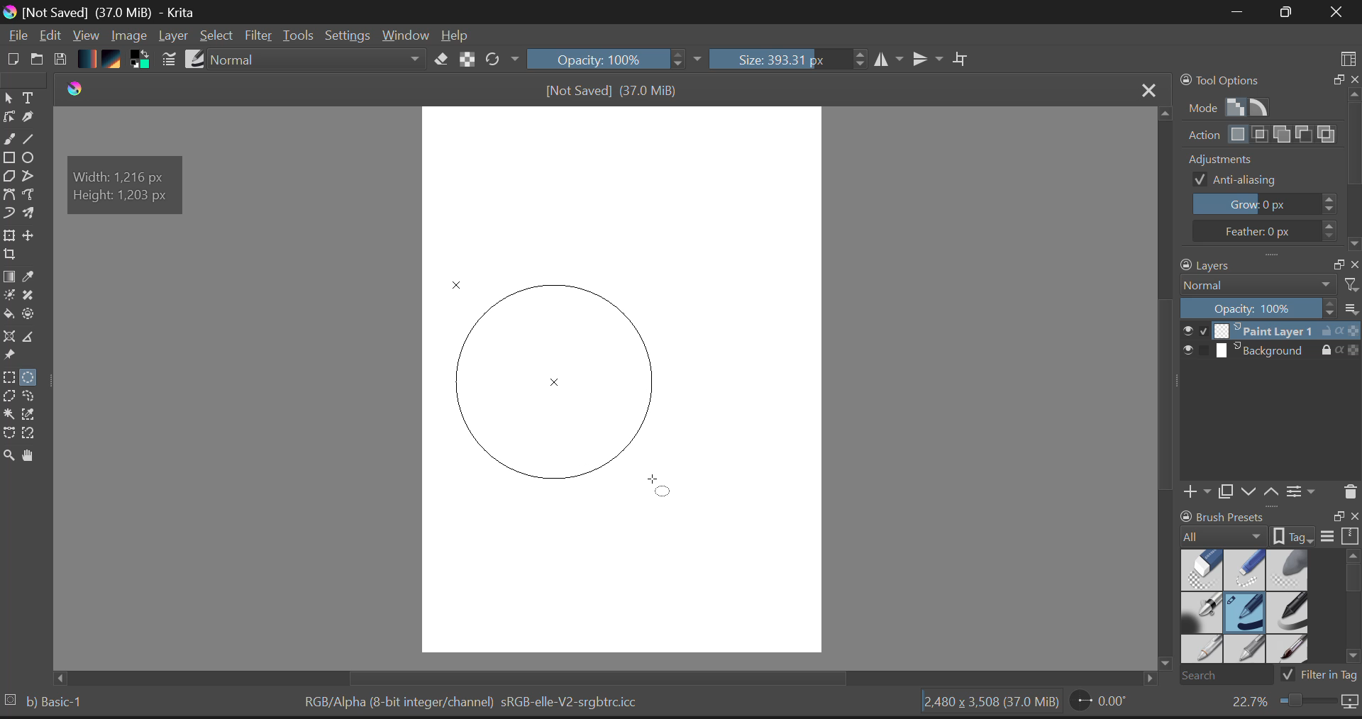  What do you see at coordinates (1334, 13) in the screenshot?
I see `Close` at bounding box center [1334, 13].